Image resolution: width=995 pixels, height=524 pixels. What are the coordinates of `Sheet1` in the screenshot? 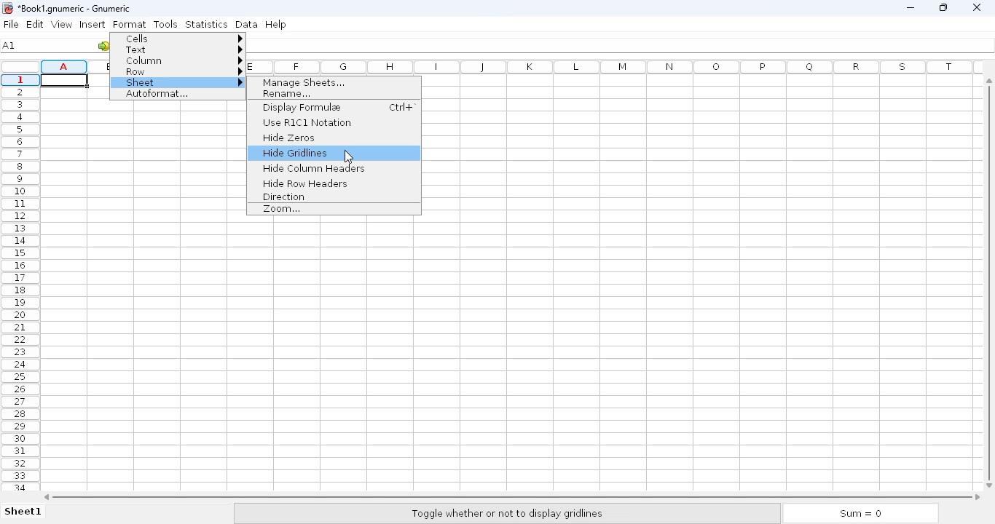 It's located at (25, 512).